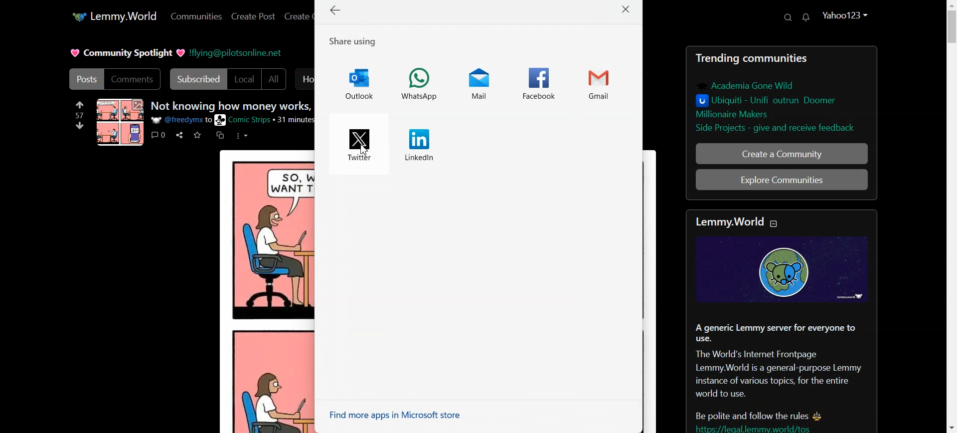 This screenshot has height=433, width=957. Describe the element at coordinates (244, 79) in the screenshot. I see `Local` at that location.